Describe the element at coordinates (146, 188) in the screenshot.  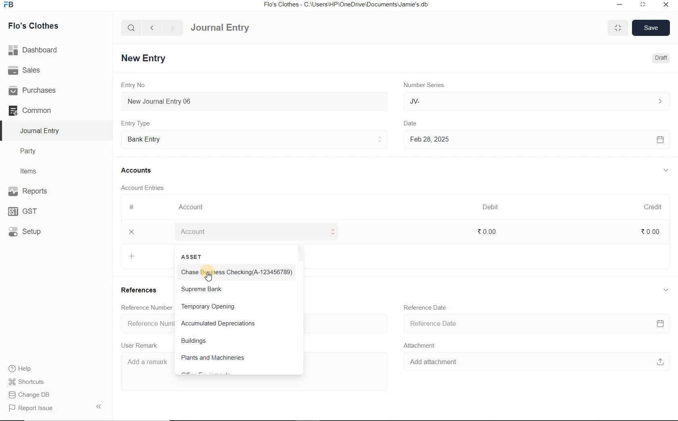
I see `Account Entries` at that location.